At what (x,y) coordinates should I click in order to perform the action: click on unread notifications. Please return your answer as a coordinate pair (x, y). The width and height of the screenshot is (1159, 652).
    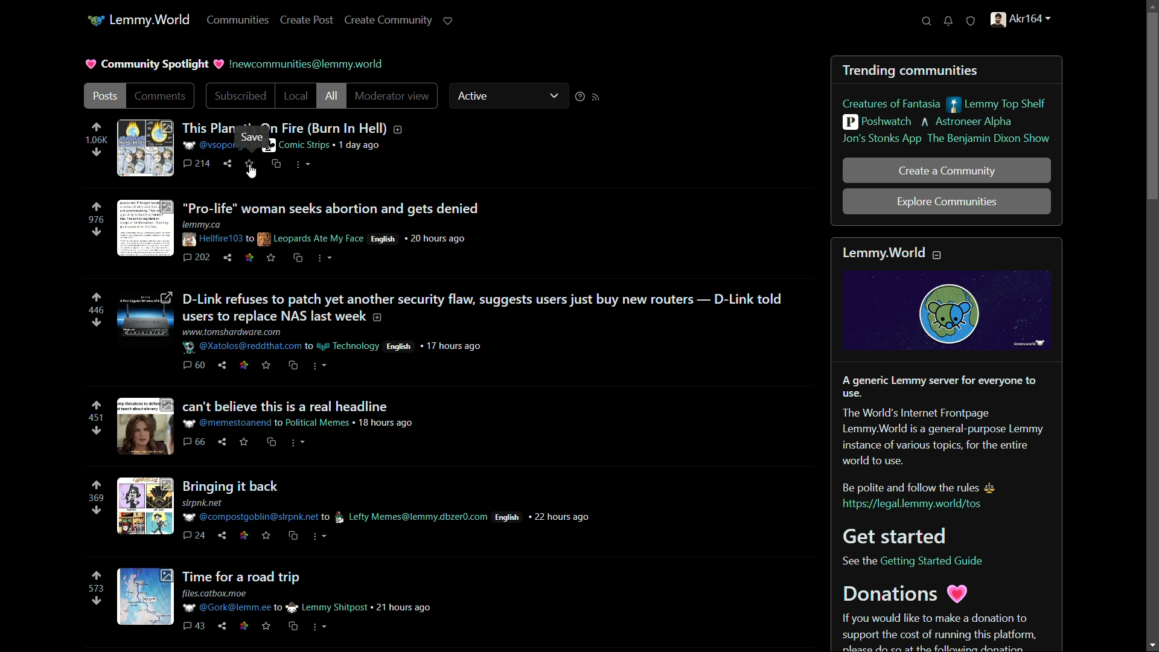
    Looking at the image, I should click on (950, 21).